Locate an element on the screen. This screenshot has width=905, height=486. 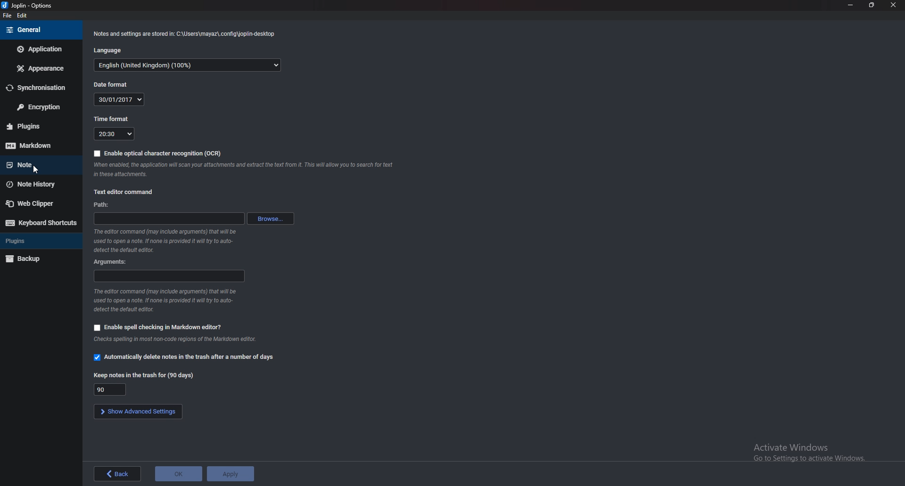
close is located at coordinates (894, 5).